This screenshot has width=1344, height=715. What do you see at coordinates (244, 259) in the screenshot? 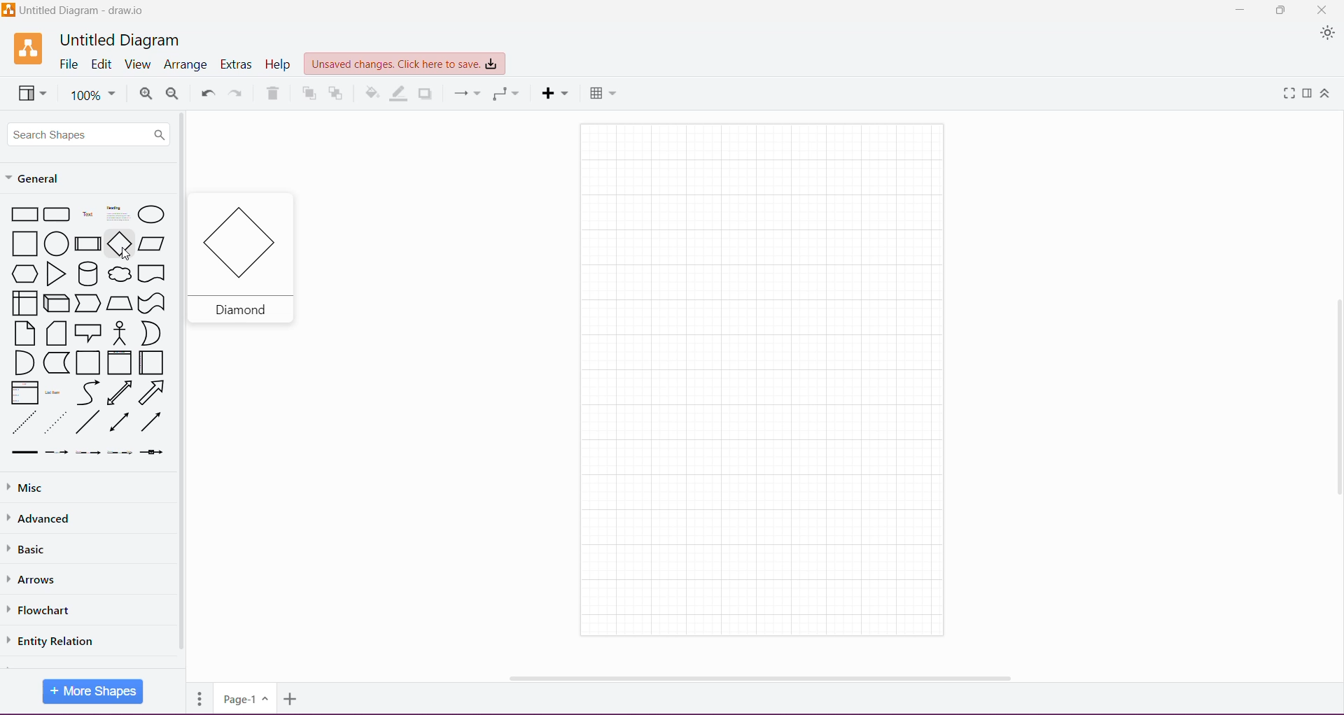
I see `Selected shape Diamond` at bounding box center [244, 259].